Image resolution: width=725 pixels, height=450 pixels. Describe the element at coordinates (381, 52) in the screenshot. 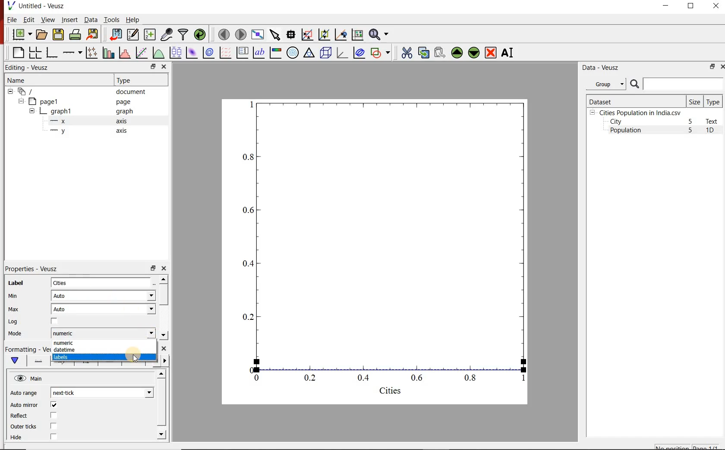

I see `add a shape to the plot` at that location.